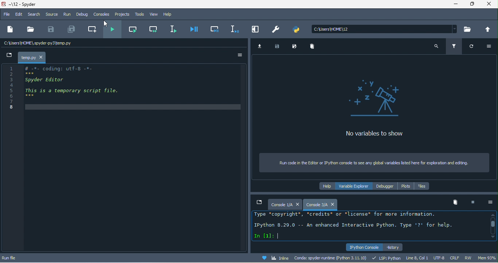  What do you see at coordinates (385, 29) in the screenshot?
I see `search bar` at bounding box center [385, 29].